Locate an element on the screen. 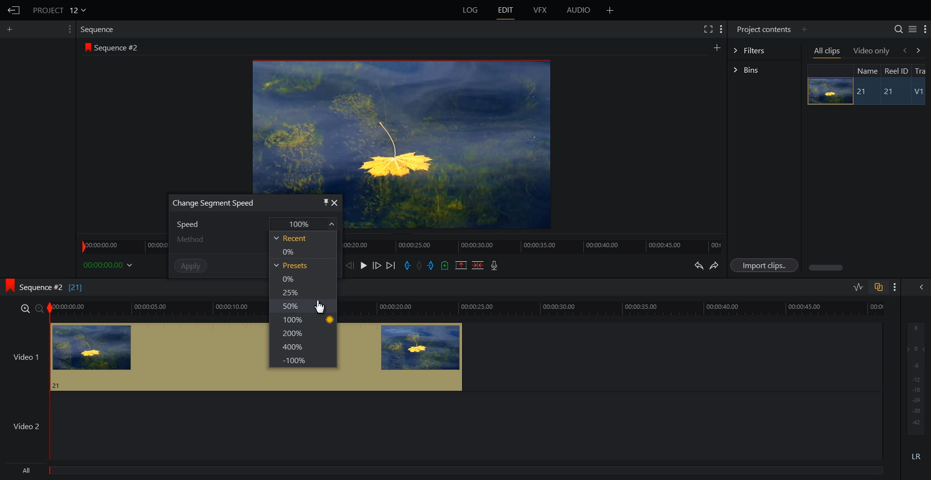  Delete is located at coordinates (478, 265).